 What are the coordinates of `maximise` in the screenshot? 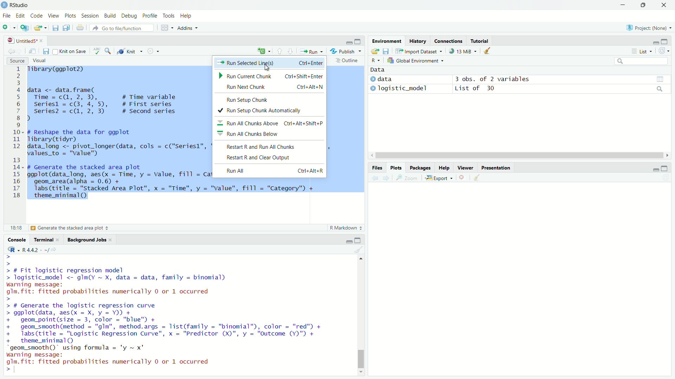 It's located at (359, 40).